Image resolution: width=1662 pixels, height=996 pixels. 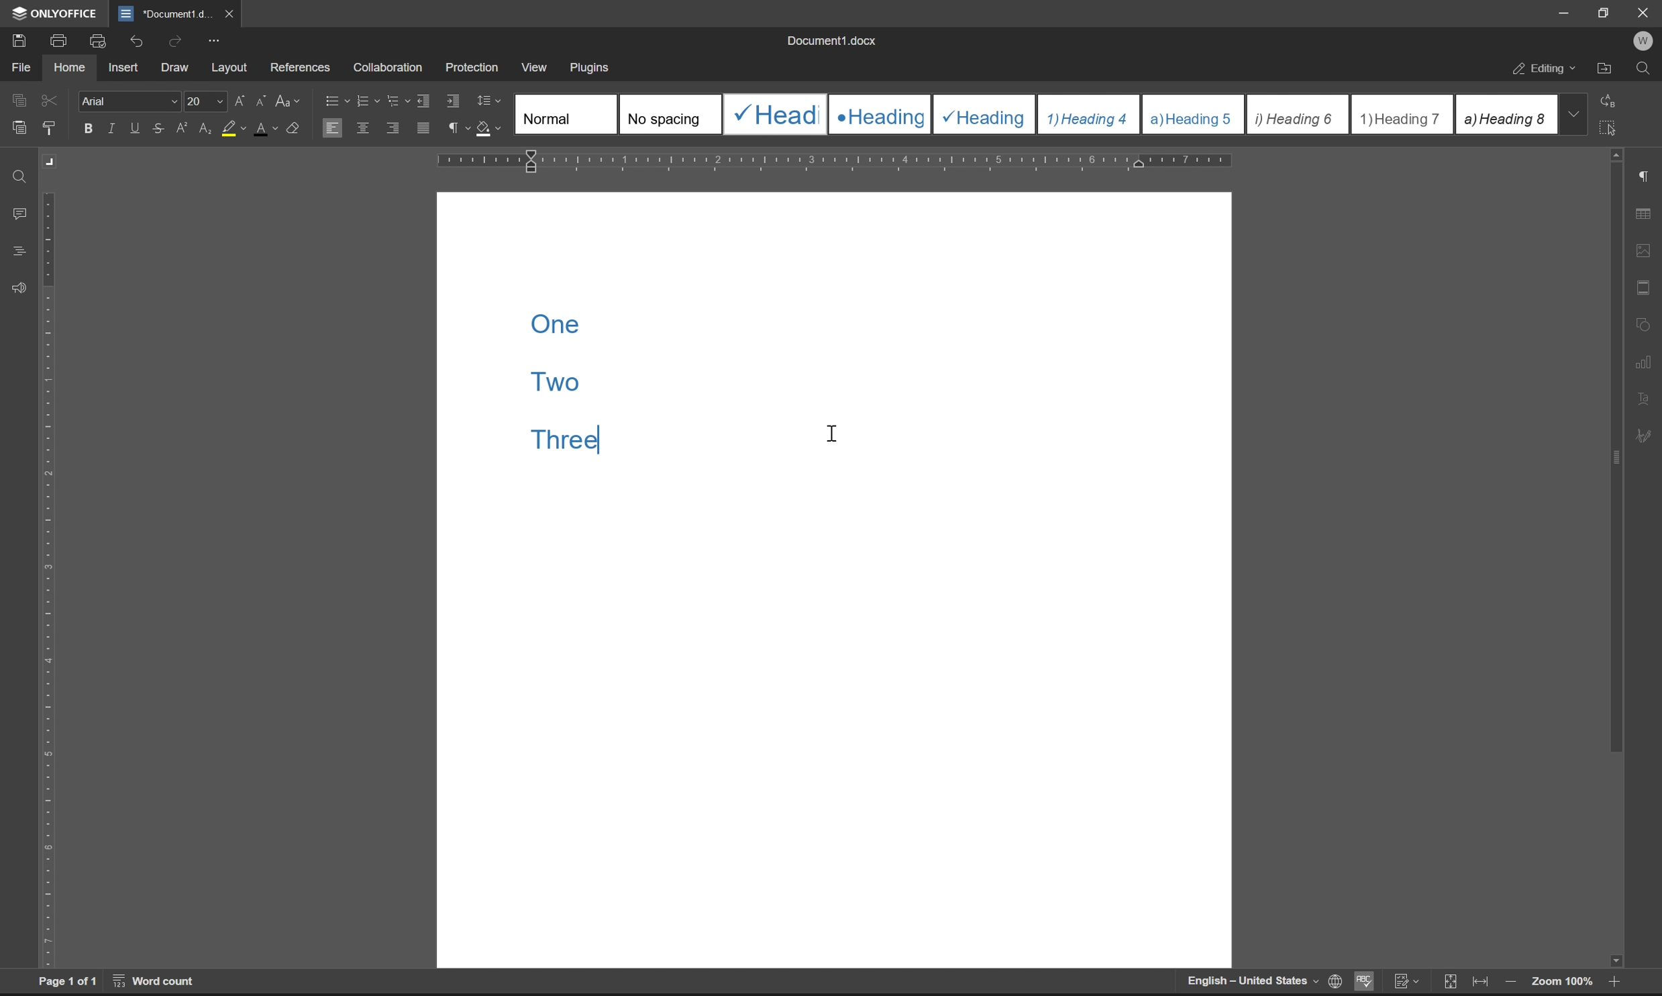 What do you see at coordinates (833, 430) in the screenshot?
I see `cursor` at bounding box center [833, 430].